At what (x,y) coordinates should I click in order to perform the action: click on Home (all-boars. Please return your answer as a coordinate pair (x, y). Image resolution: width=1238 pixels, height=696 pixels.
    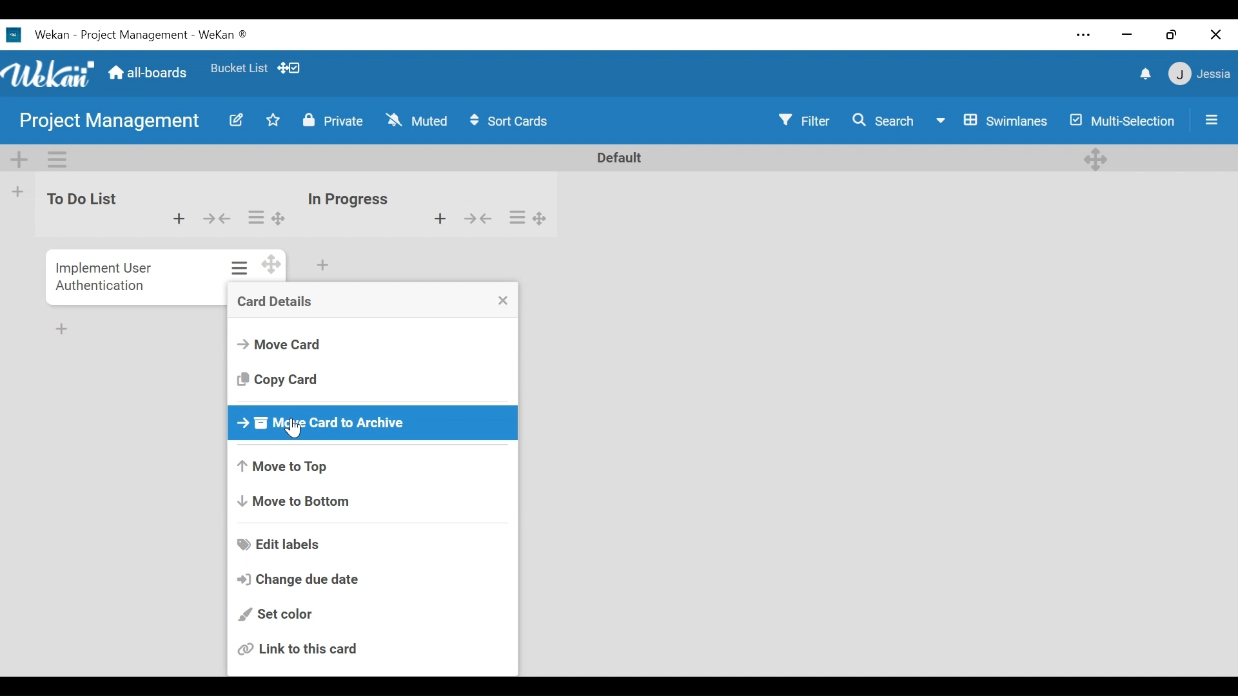
    Looking at the image, I should click on (150, 73).